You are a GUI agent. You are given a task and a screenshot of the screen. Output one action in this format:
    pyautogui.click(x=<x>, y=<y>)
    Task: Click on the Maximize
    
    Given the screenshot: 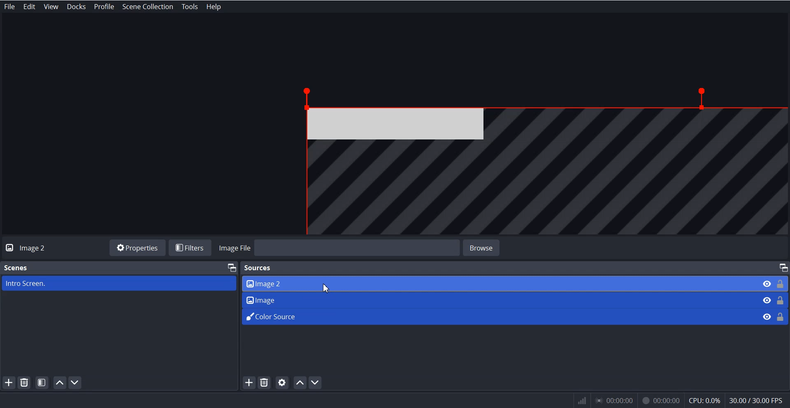 What is the action you would take?
    pyautogui.click(x=783, y=268)
    